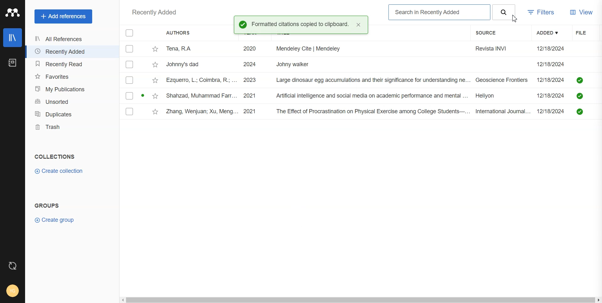  I want to click on Johnny's dad 2024 Johny walker, so click(348, 65).